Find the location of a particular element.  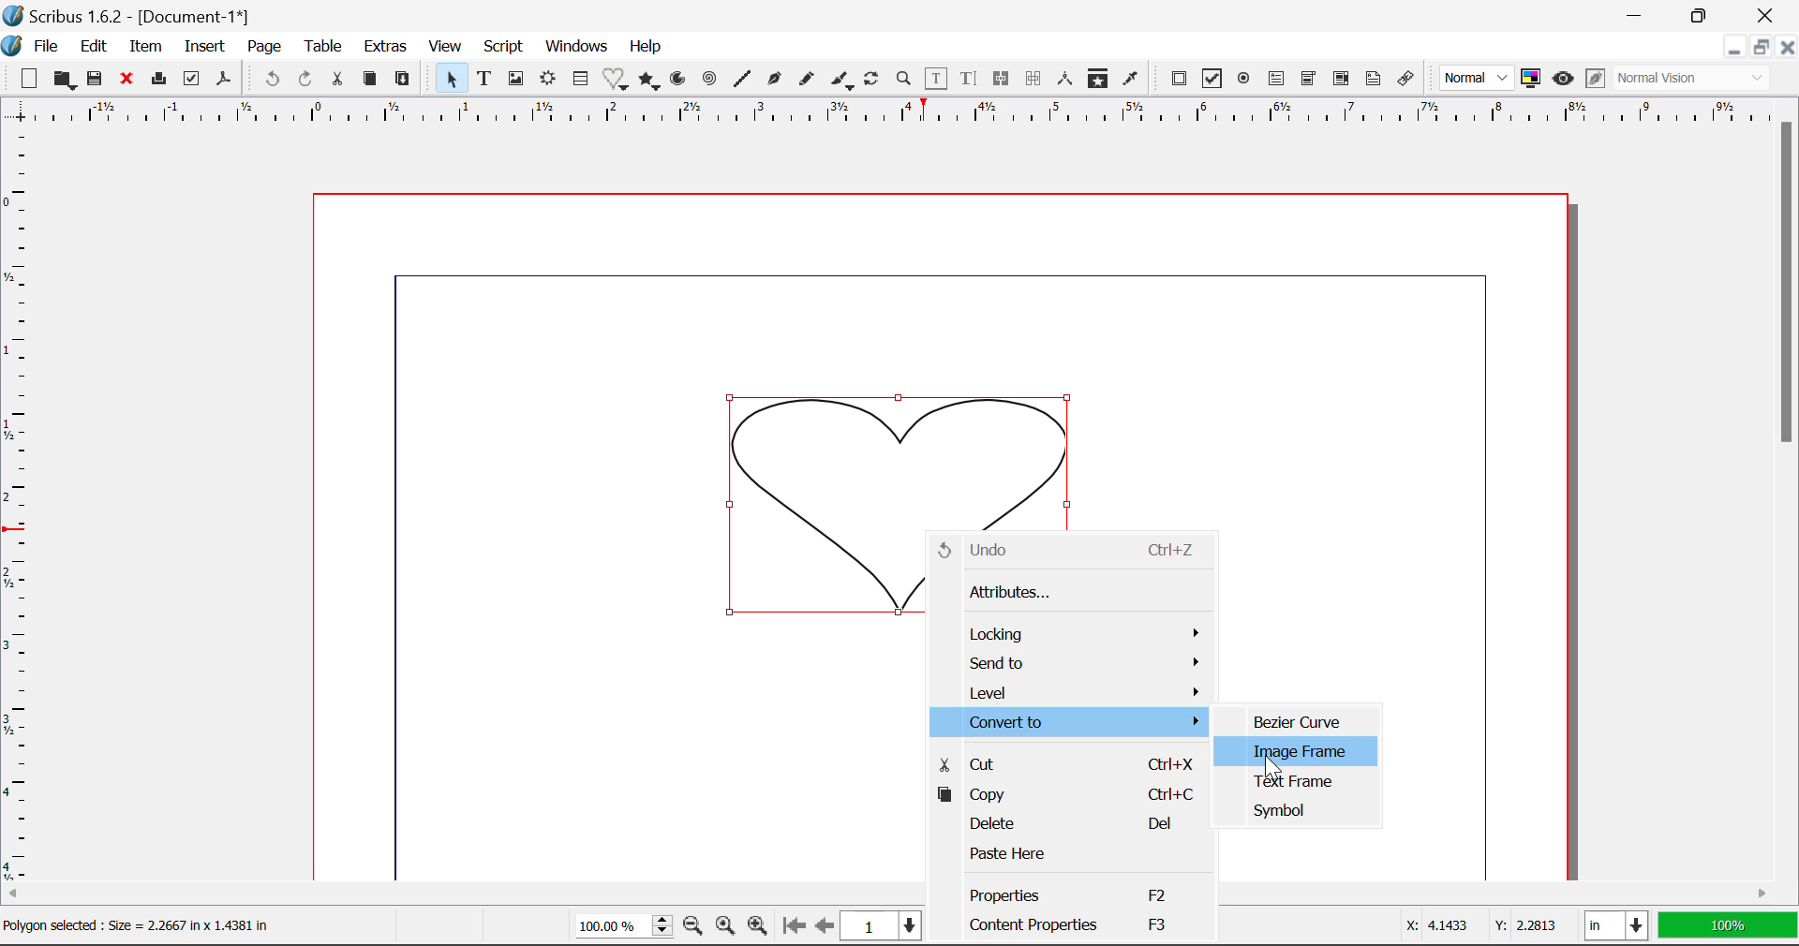

Link Annotation is located at coordinates (1406, 80).